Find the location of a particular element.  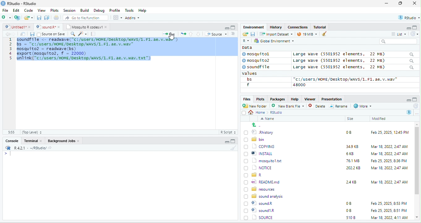

wo| READMEmd is located at coordinates (263, 182).